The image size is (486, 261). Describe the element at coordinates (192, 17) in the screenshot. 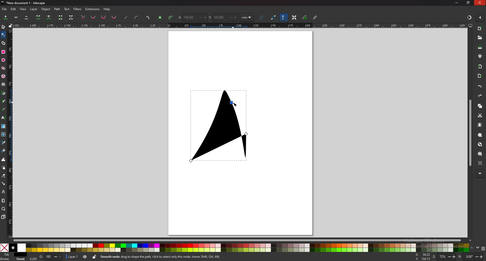

I see `x coordinate` at that location.